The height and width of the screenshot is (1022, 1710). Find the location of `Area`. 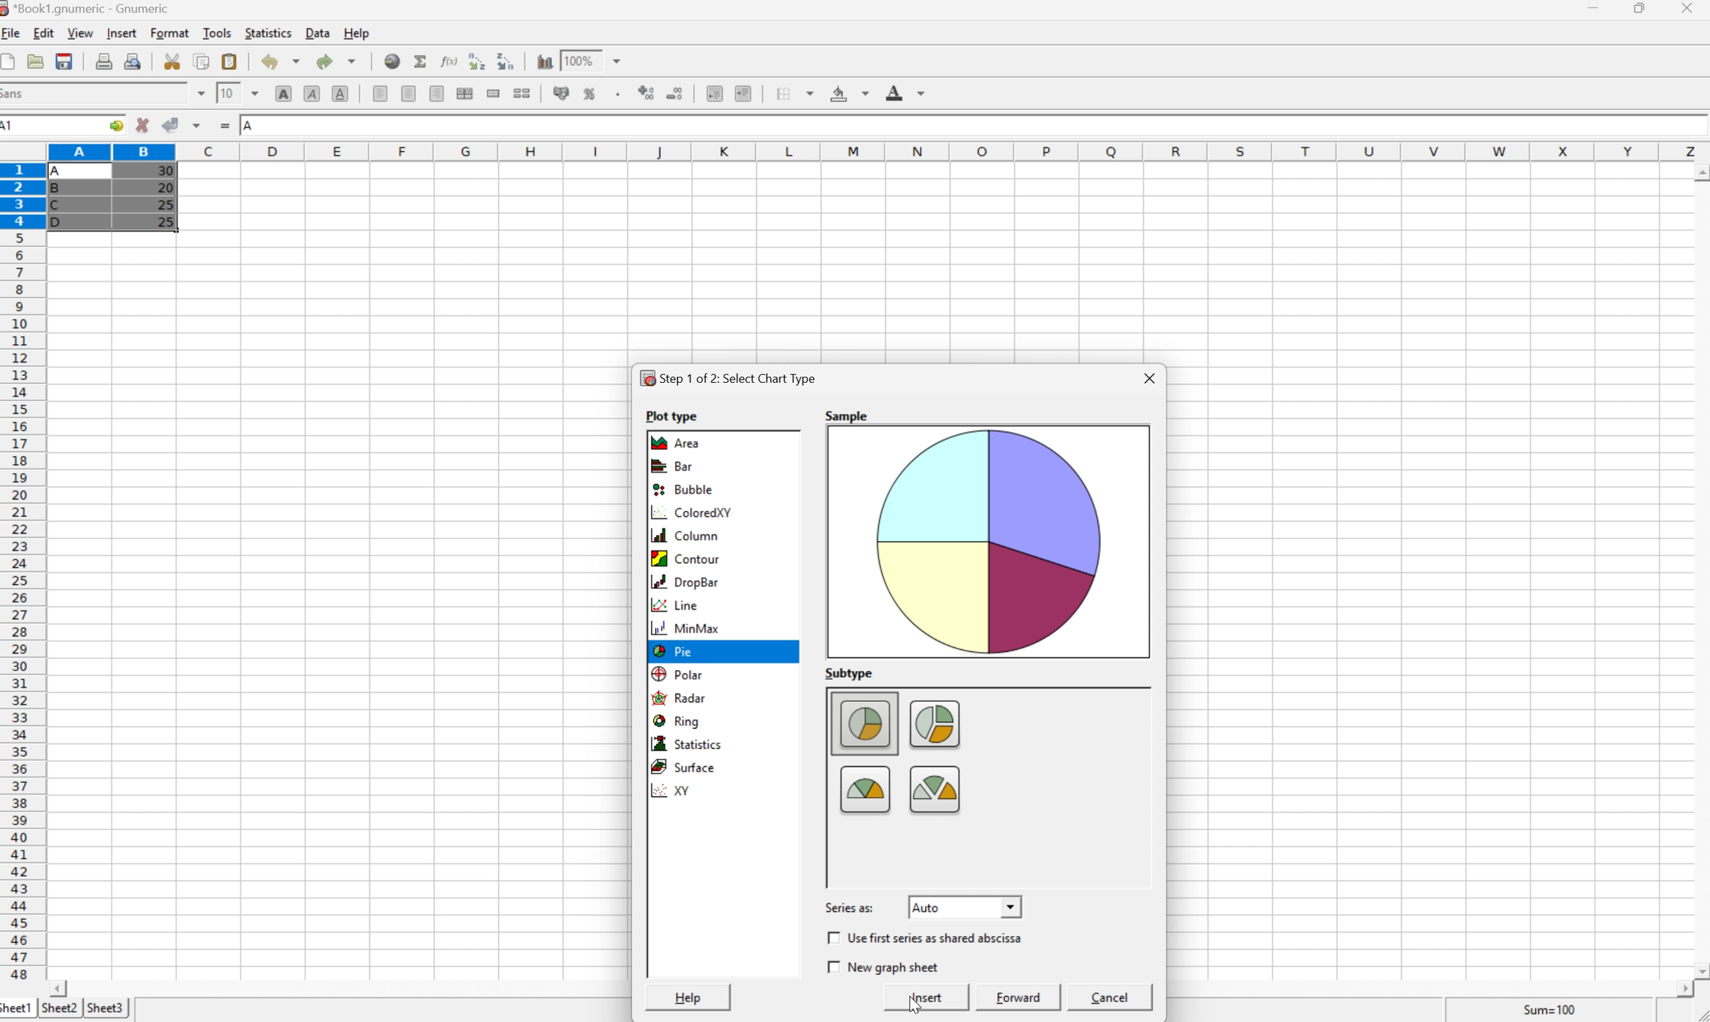

Area is located at coordinates (679, 443).